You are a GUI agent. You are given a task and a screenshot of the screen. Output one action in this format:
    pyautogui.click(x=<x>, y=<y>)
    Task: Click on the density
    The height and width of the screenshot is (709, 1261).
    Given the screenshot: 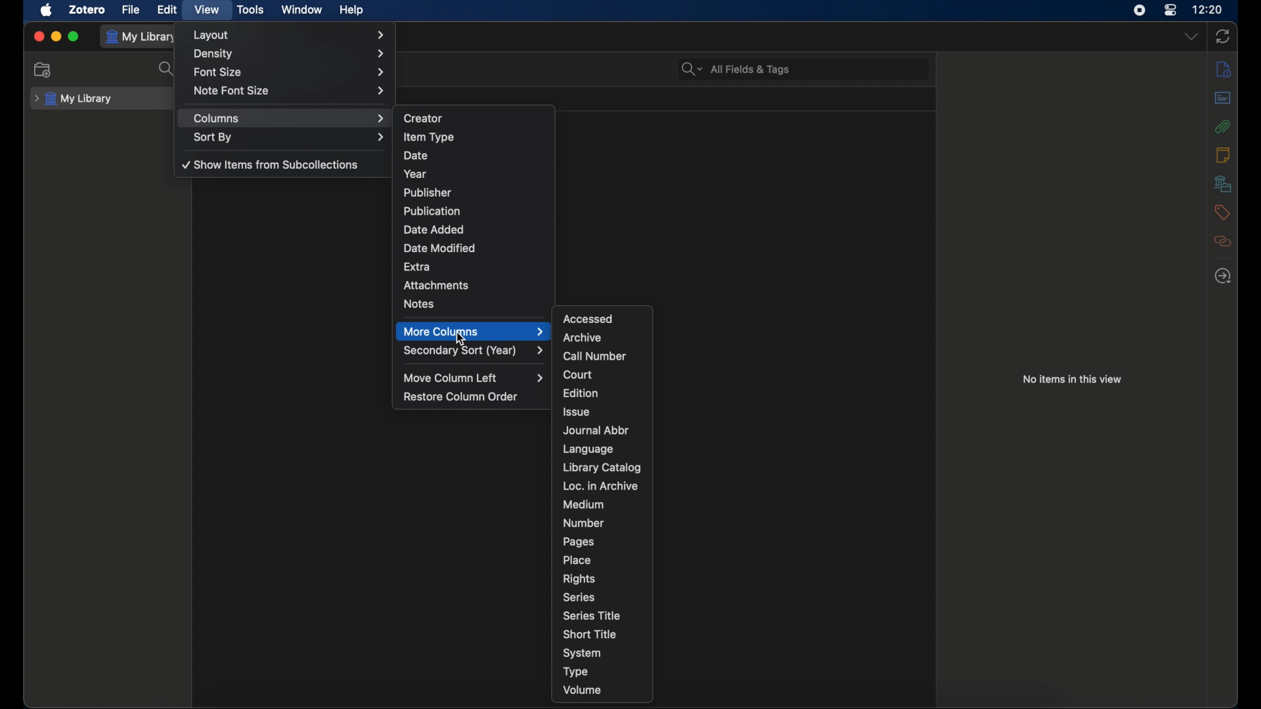 What is the action you would take?
    pyautogui.click(x=290, y=54)
    